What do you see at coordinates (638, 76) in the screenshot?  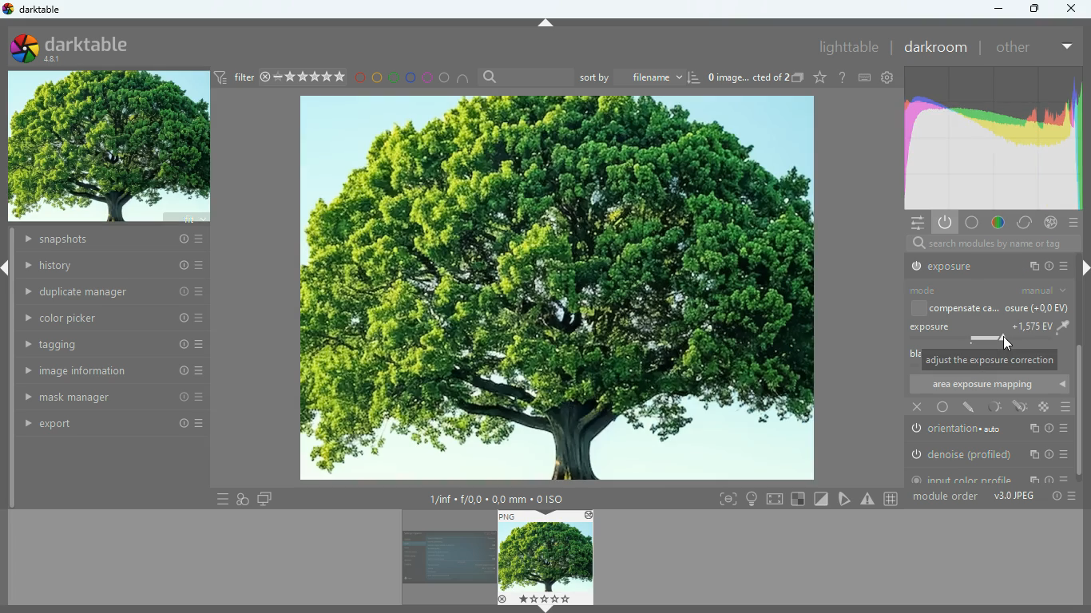 I see `sort by filename` at bounding box center [638, 76].